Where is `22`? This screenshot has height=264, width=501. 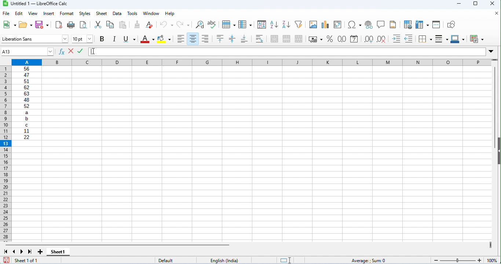
22 is located at coordinates (27, 137).